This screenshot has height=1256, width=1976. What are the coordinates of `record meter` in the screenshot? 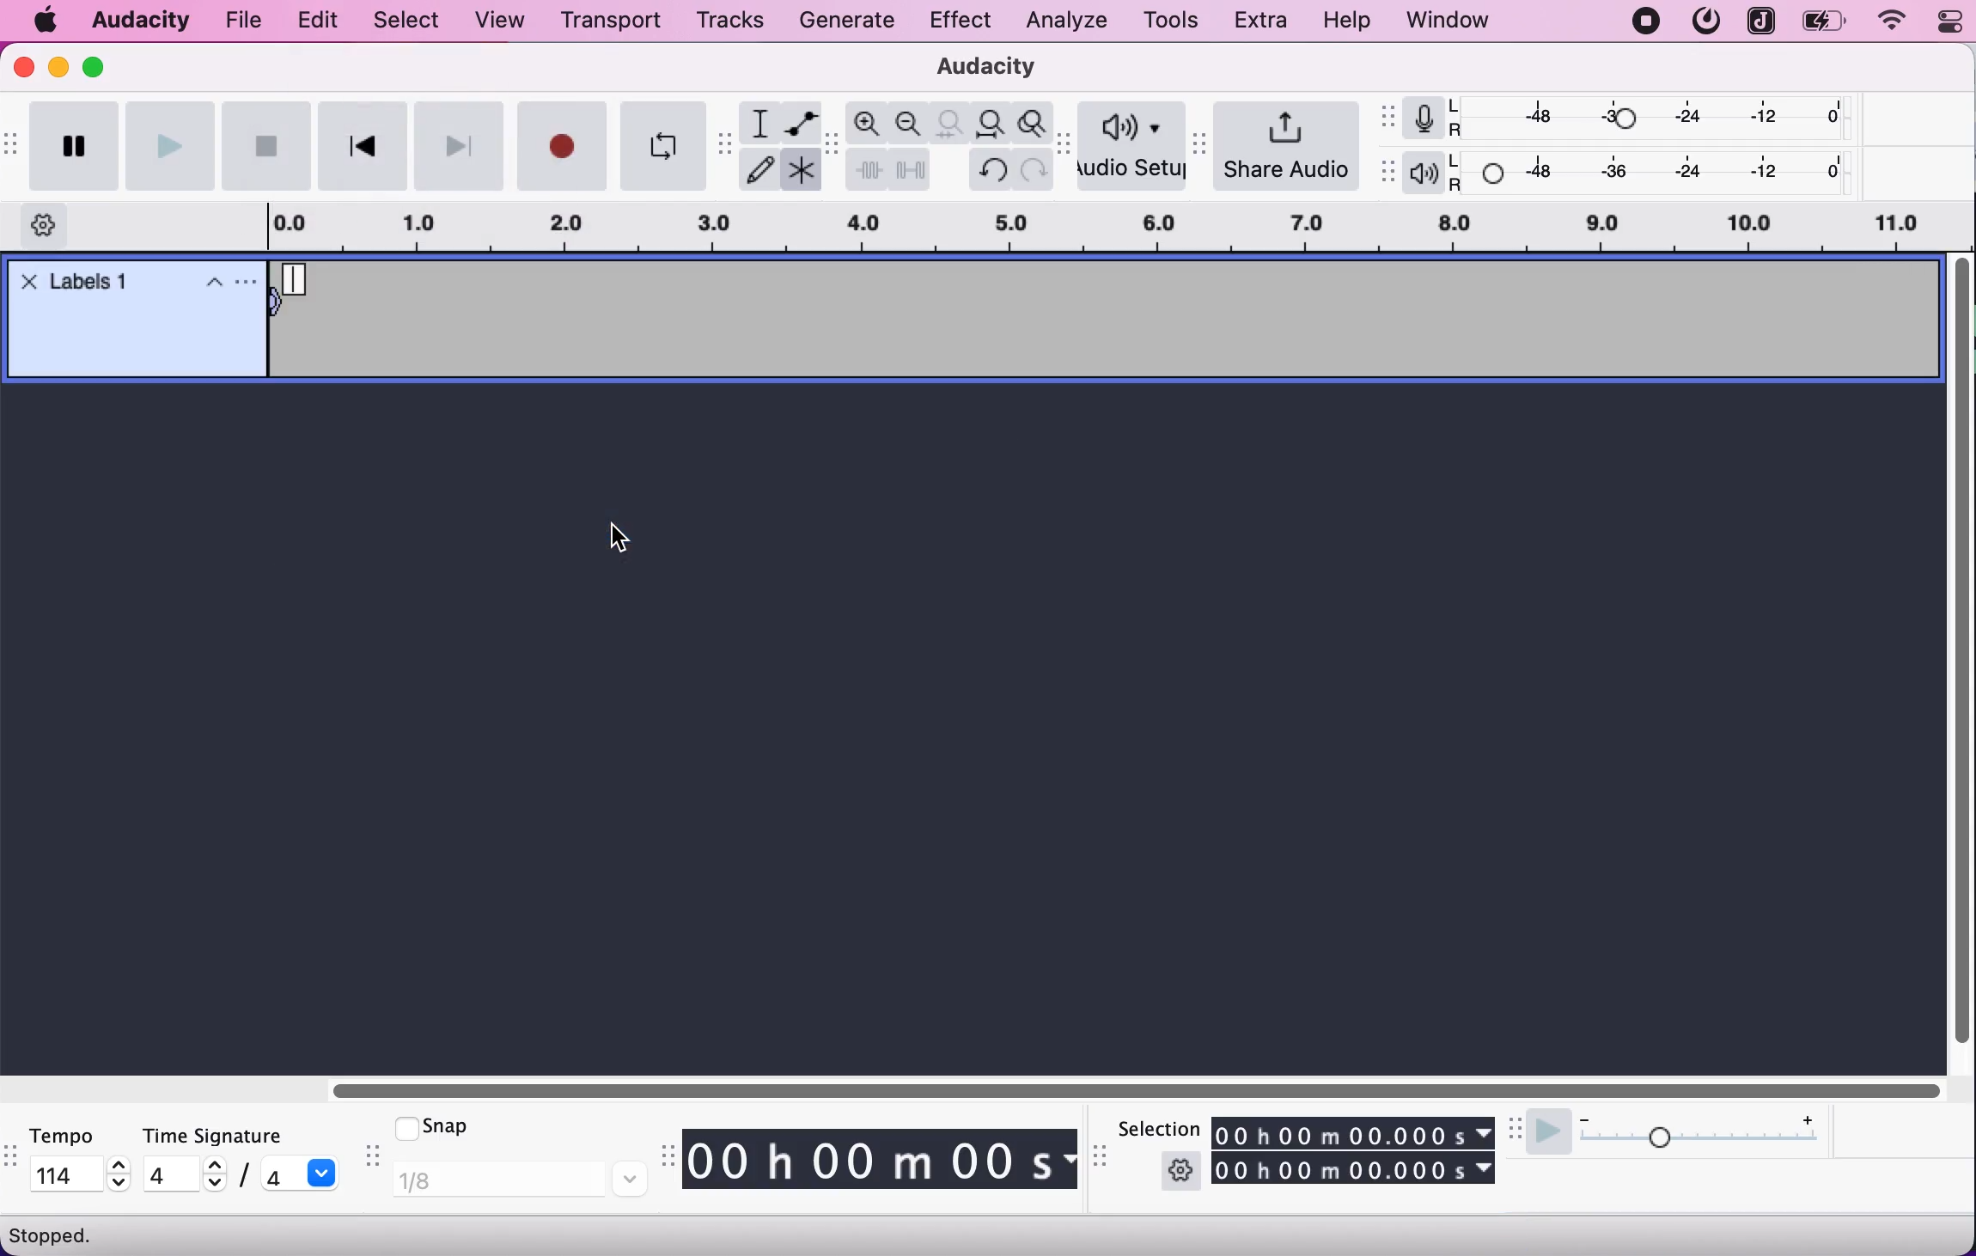 It's located at (1420, 119).